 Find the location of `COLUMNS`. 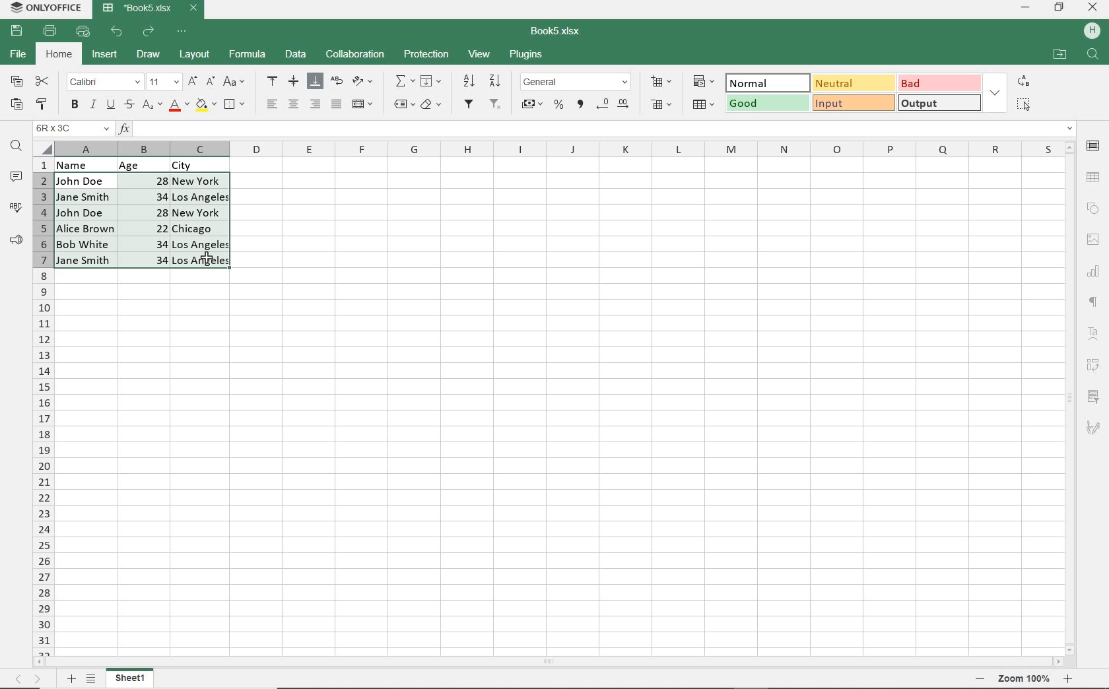

COLUMNS is located at coordinates (43, 406).